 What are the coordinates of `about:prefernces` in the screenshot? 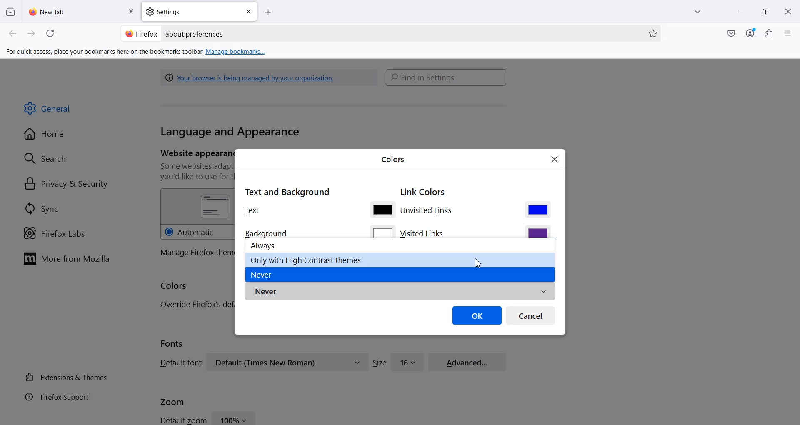 It's located at (195, 34).